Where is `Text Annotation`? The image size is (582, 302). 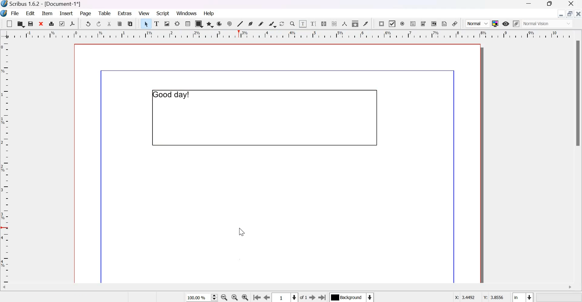
Text Annotation is located at coordinates (444, 24).